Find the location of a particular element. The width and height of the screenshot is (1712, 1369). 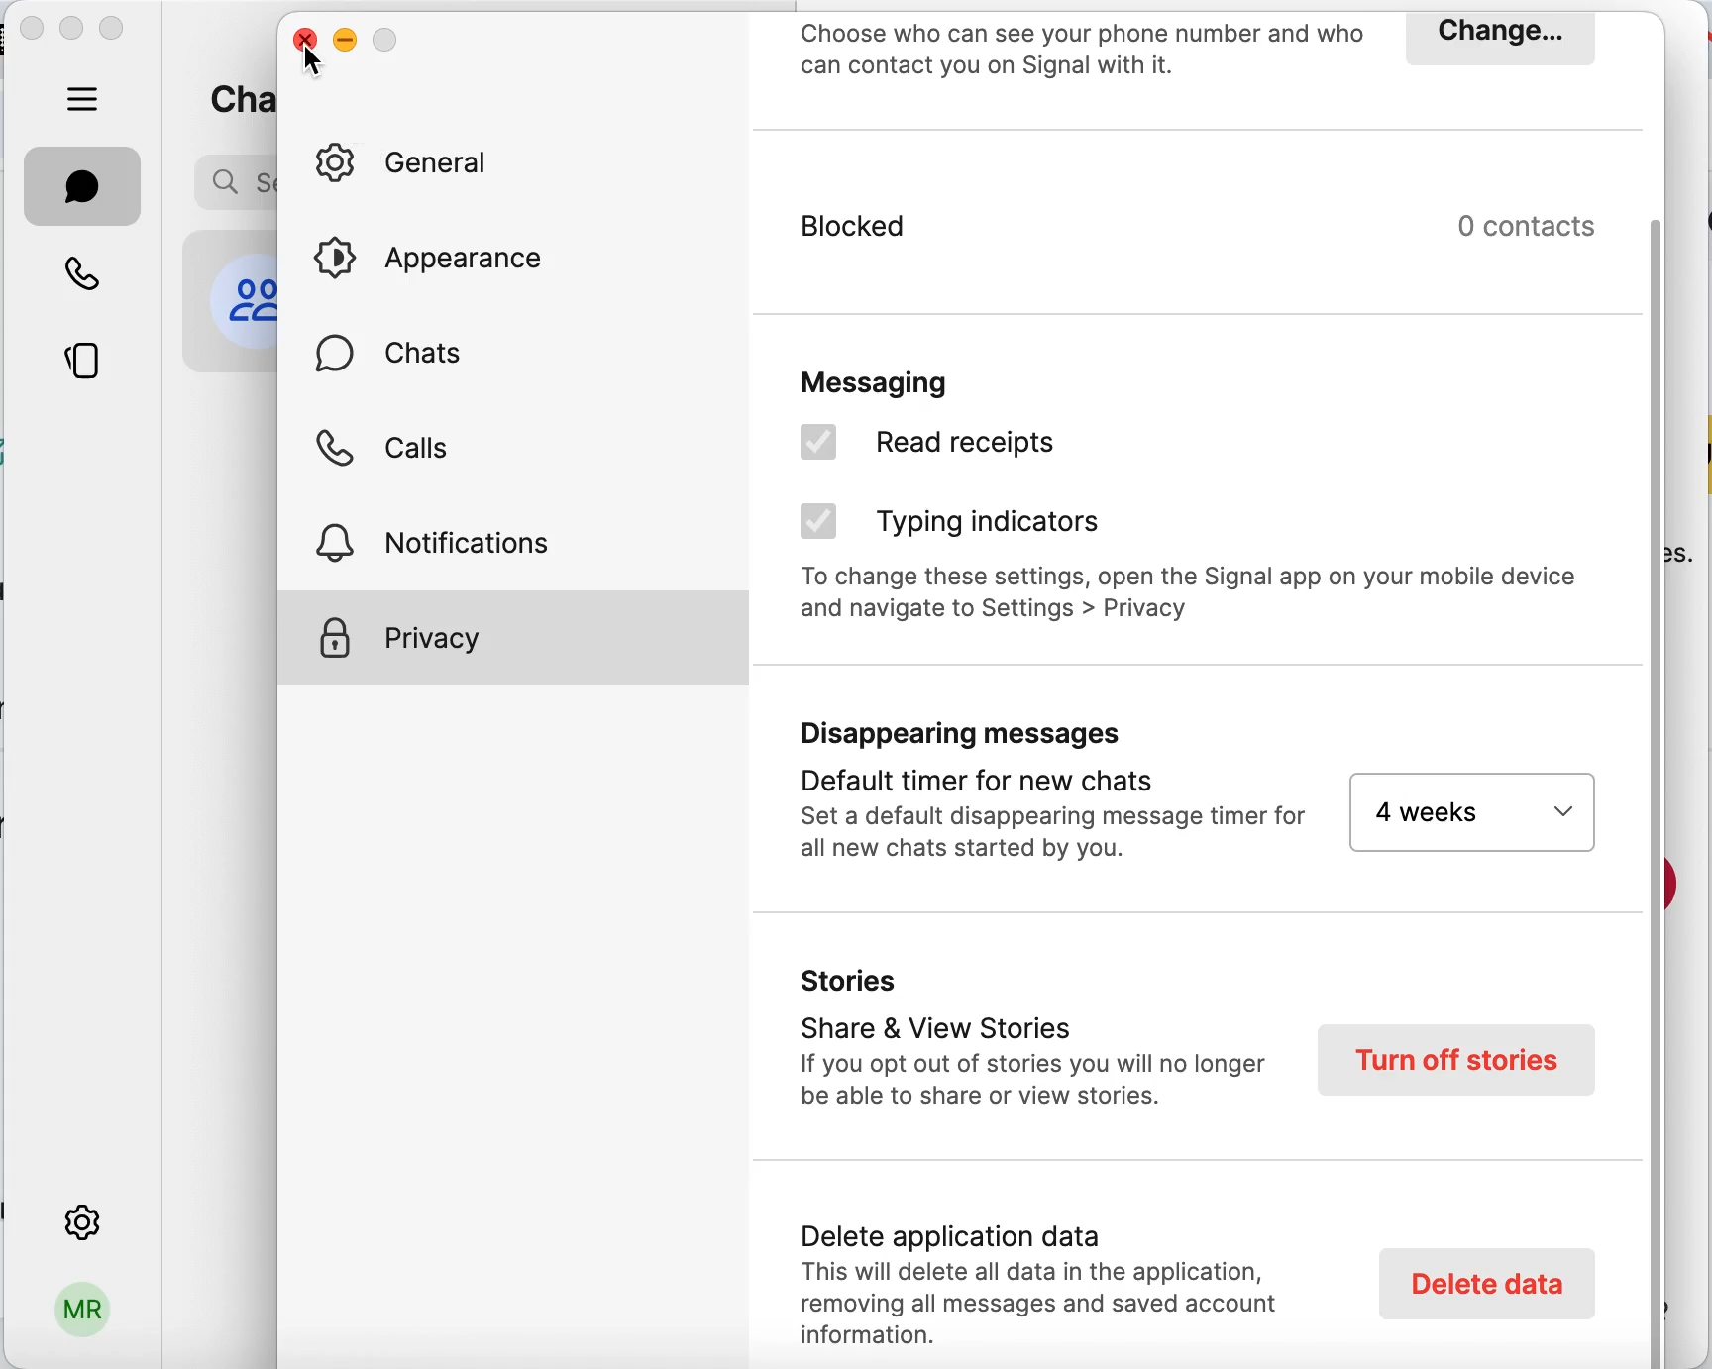

notifications is located at coordinates (457, 539).